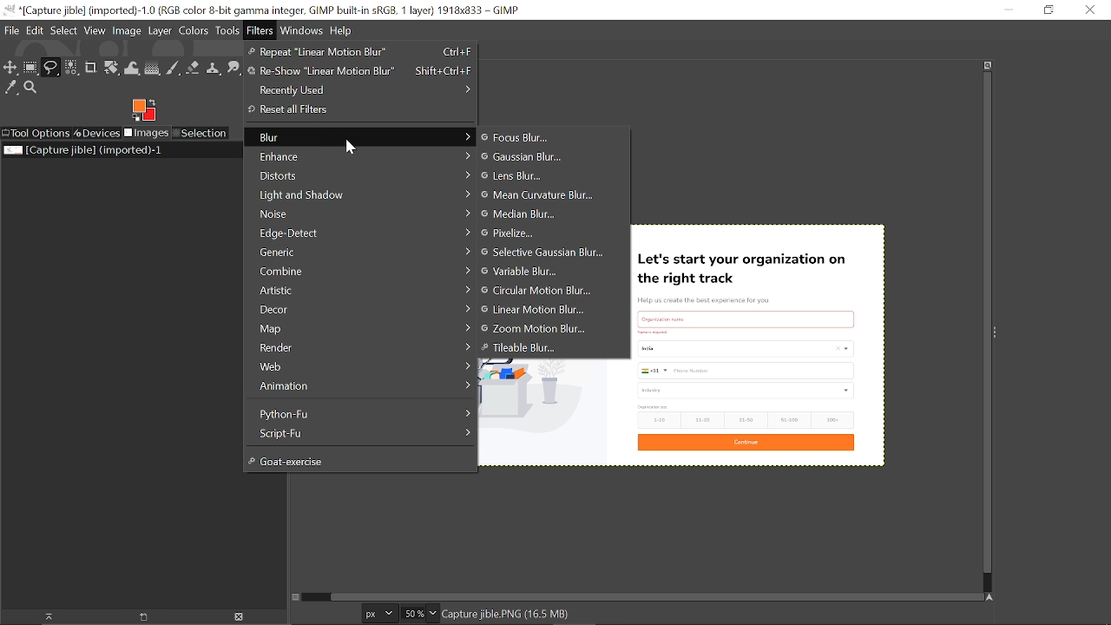  Describe the element at coordinates (541, 291) in the screenshot. I see `Circular motion blur` at that location.